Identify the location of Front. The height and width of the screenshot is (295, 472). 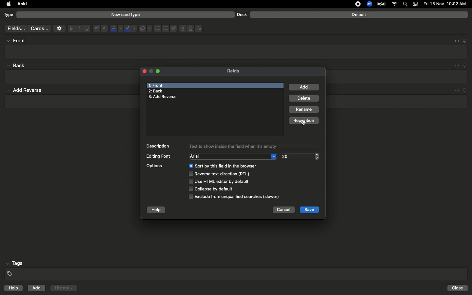
(157, 85).